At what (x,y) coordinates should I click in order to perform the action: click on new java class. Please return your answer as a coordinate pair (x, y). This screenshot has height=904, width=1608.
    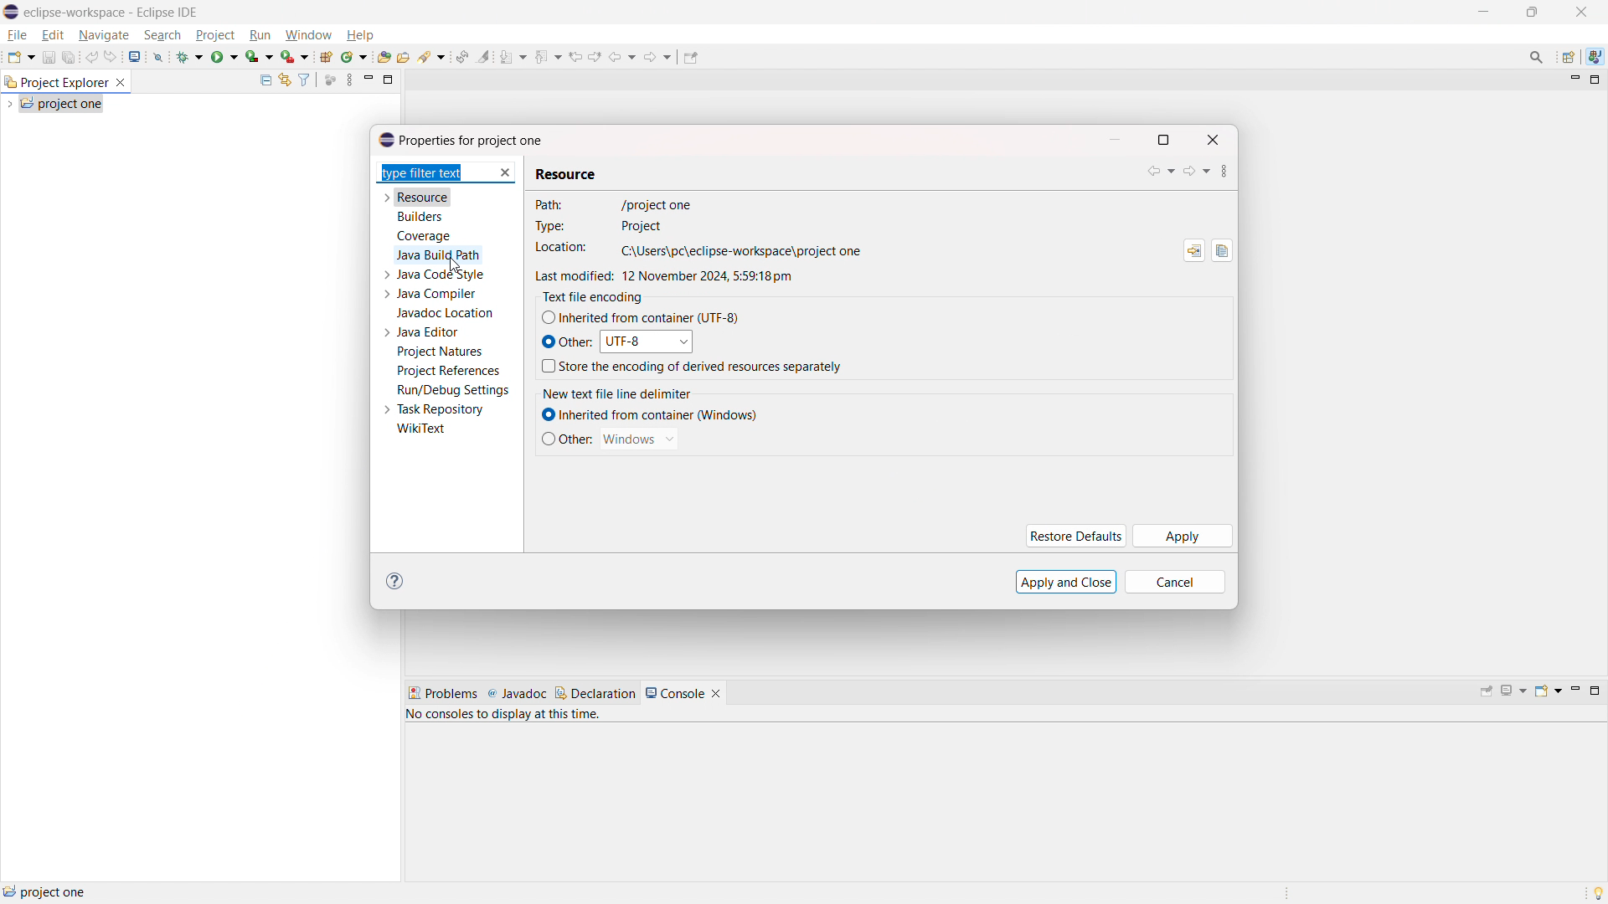
    Looking at the image, I should click on (354, 57).